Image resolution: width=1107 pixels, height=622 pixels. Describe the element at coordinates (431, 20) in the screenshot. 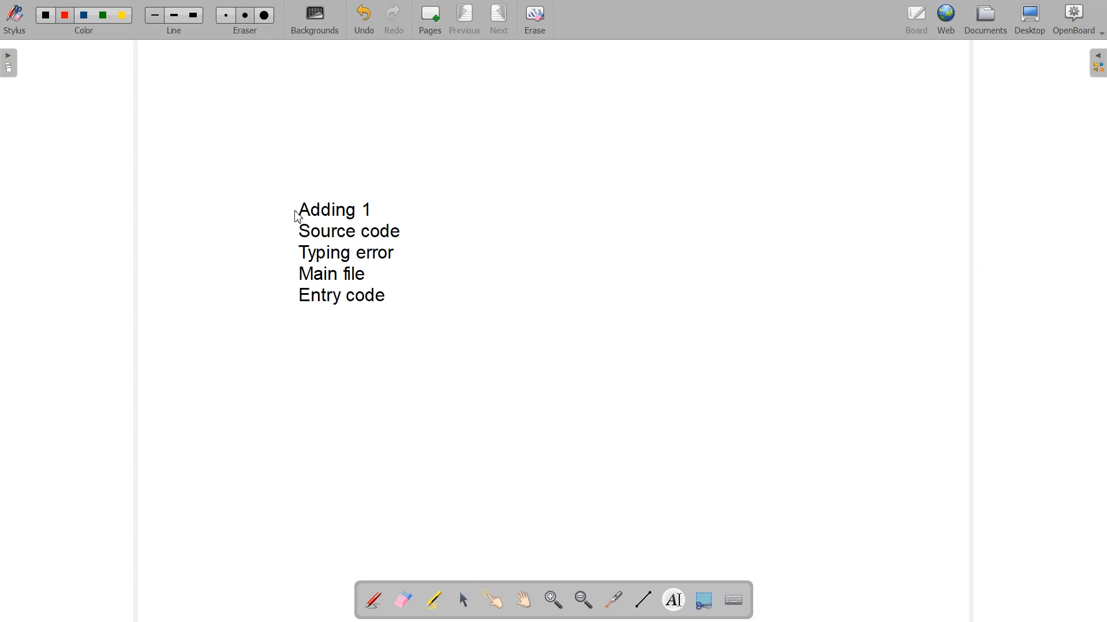

I see `Pages` at that location.